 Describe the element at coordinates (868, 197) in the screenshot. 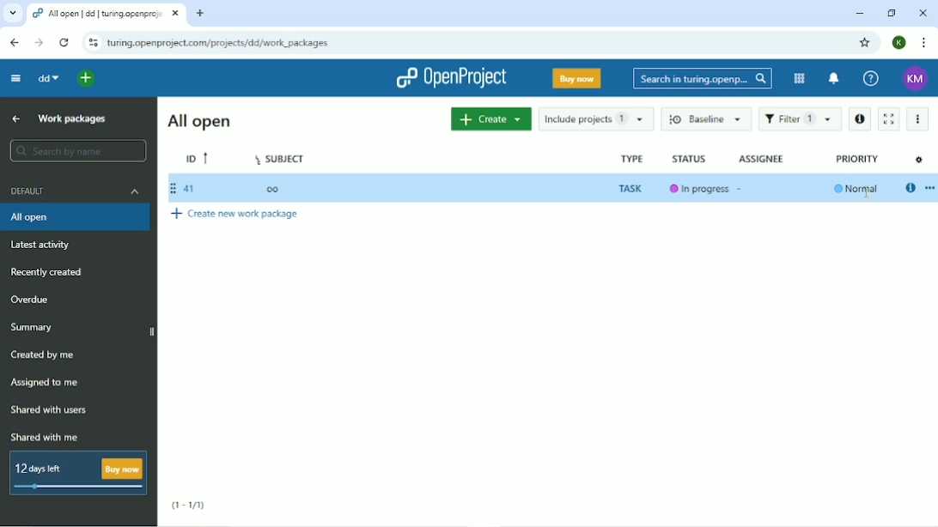

I see `cursor` at that location.